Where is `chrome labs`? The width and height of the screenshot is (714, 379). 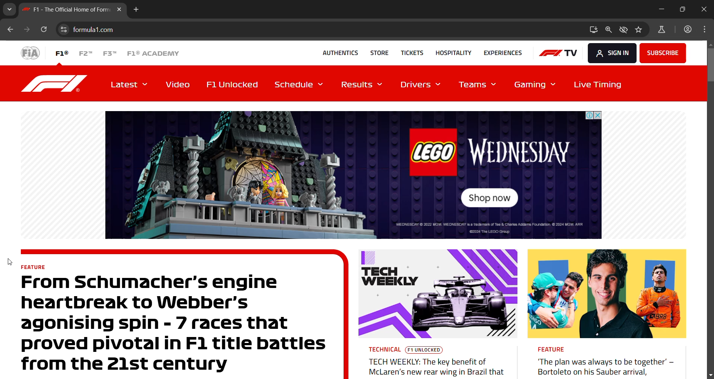
chrome labs is located at coordinates (662, 31).